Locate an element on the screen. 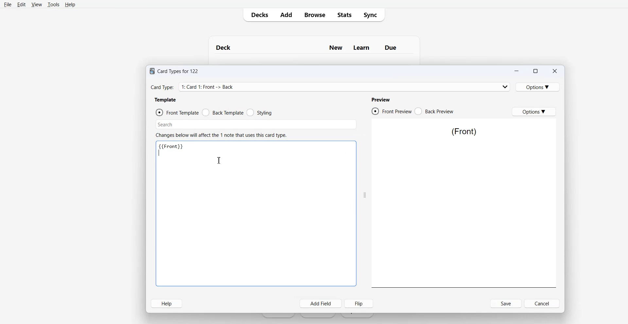  View is located at coordinates (37, 4).